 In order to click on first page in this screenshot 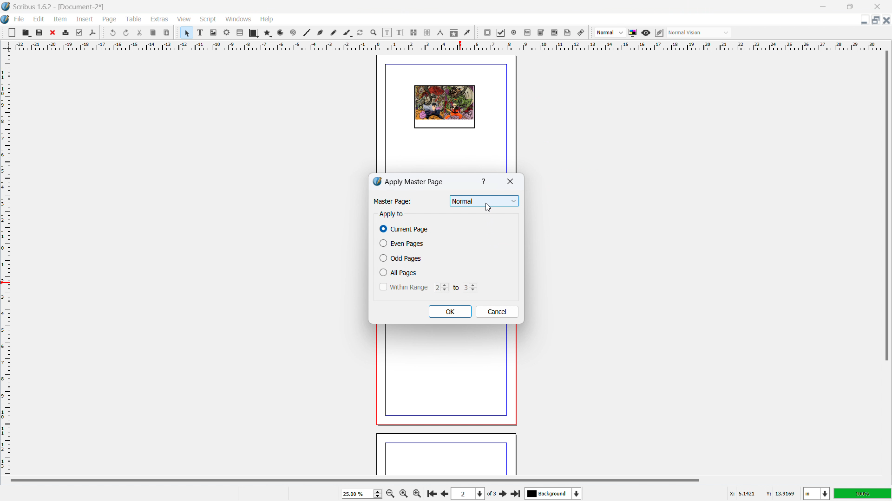, I will do `click(431, 493)`.